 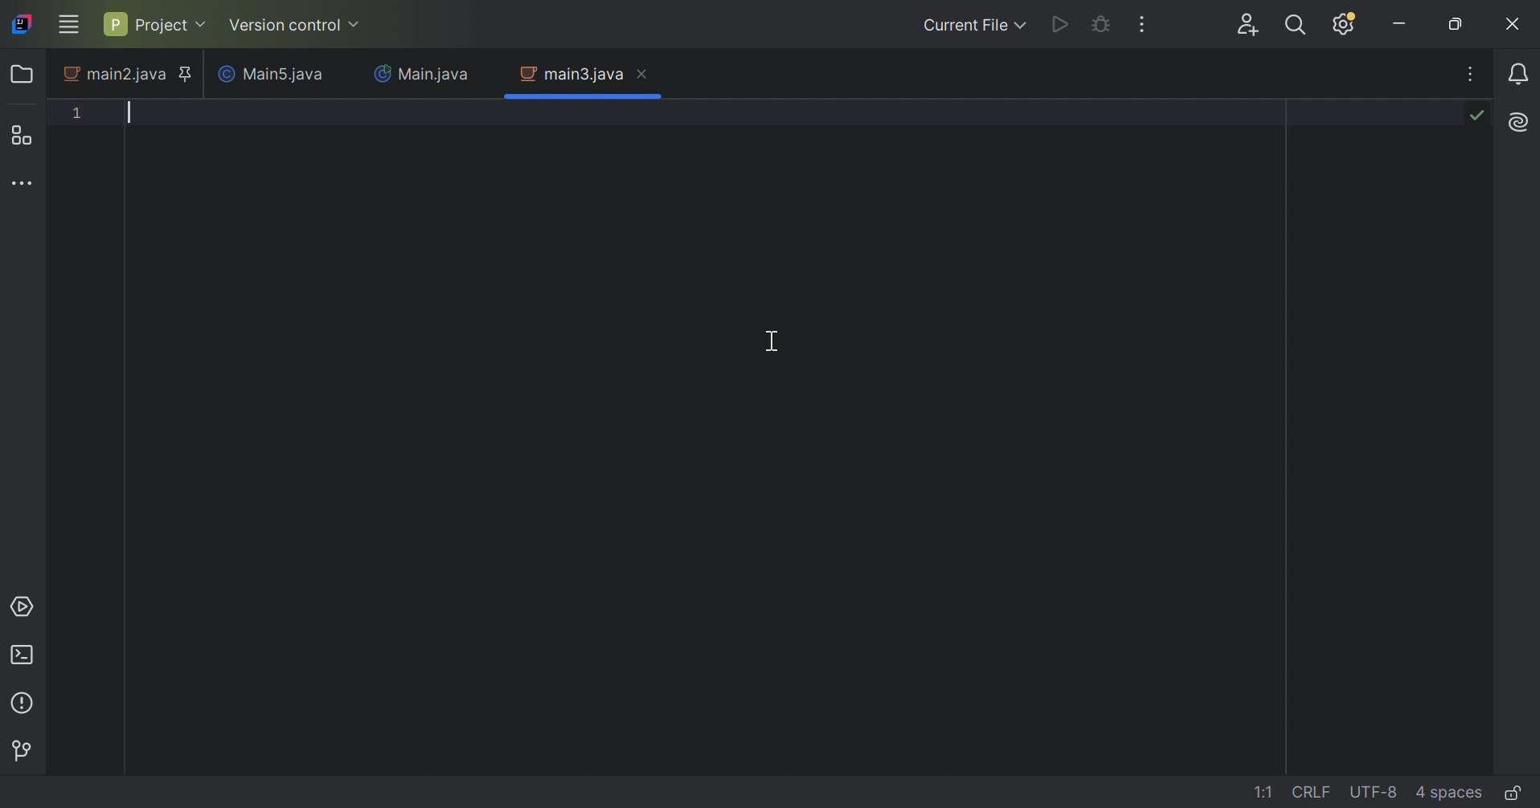 I want to click on Restore down, so click(x=1456, y=23).